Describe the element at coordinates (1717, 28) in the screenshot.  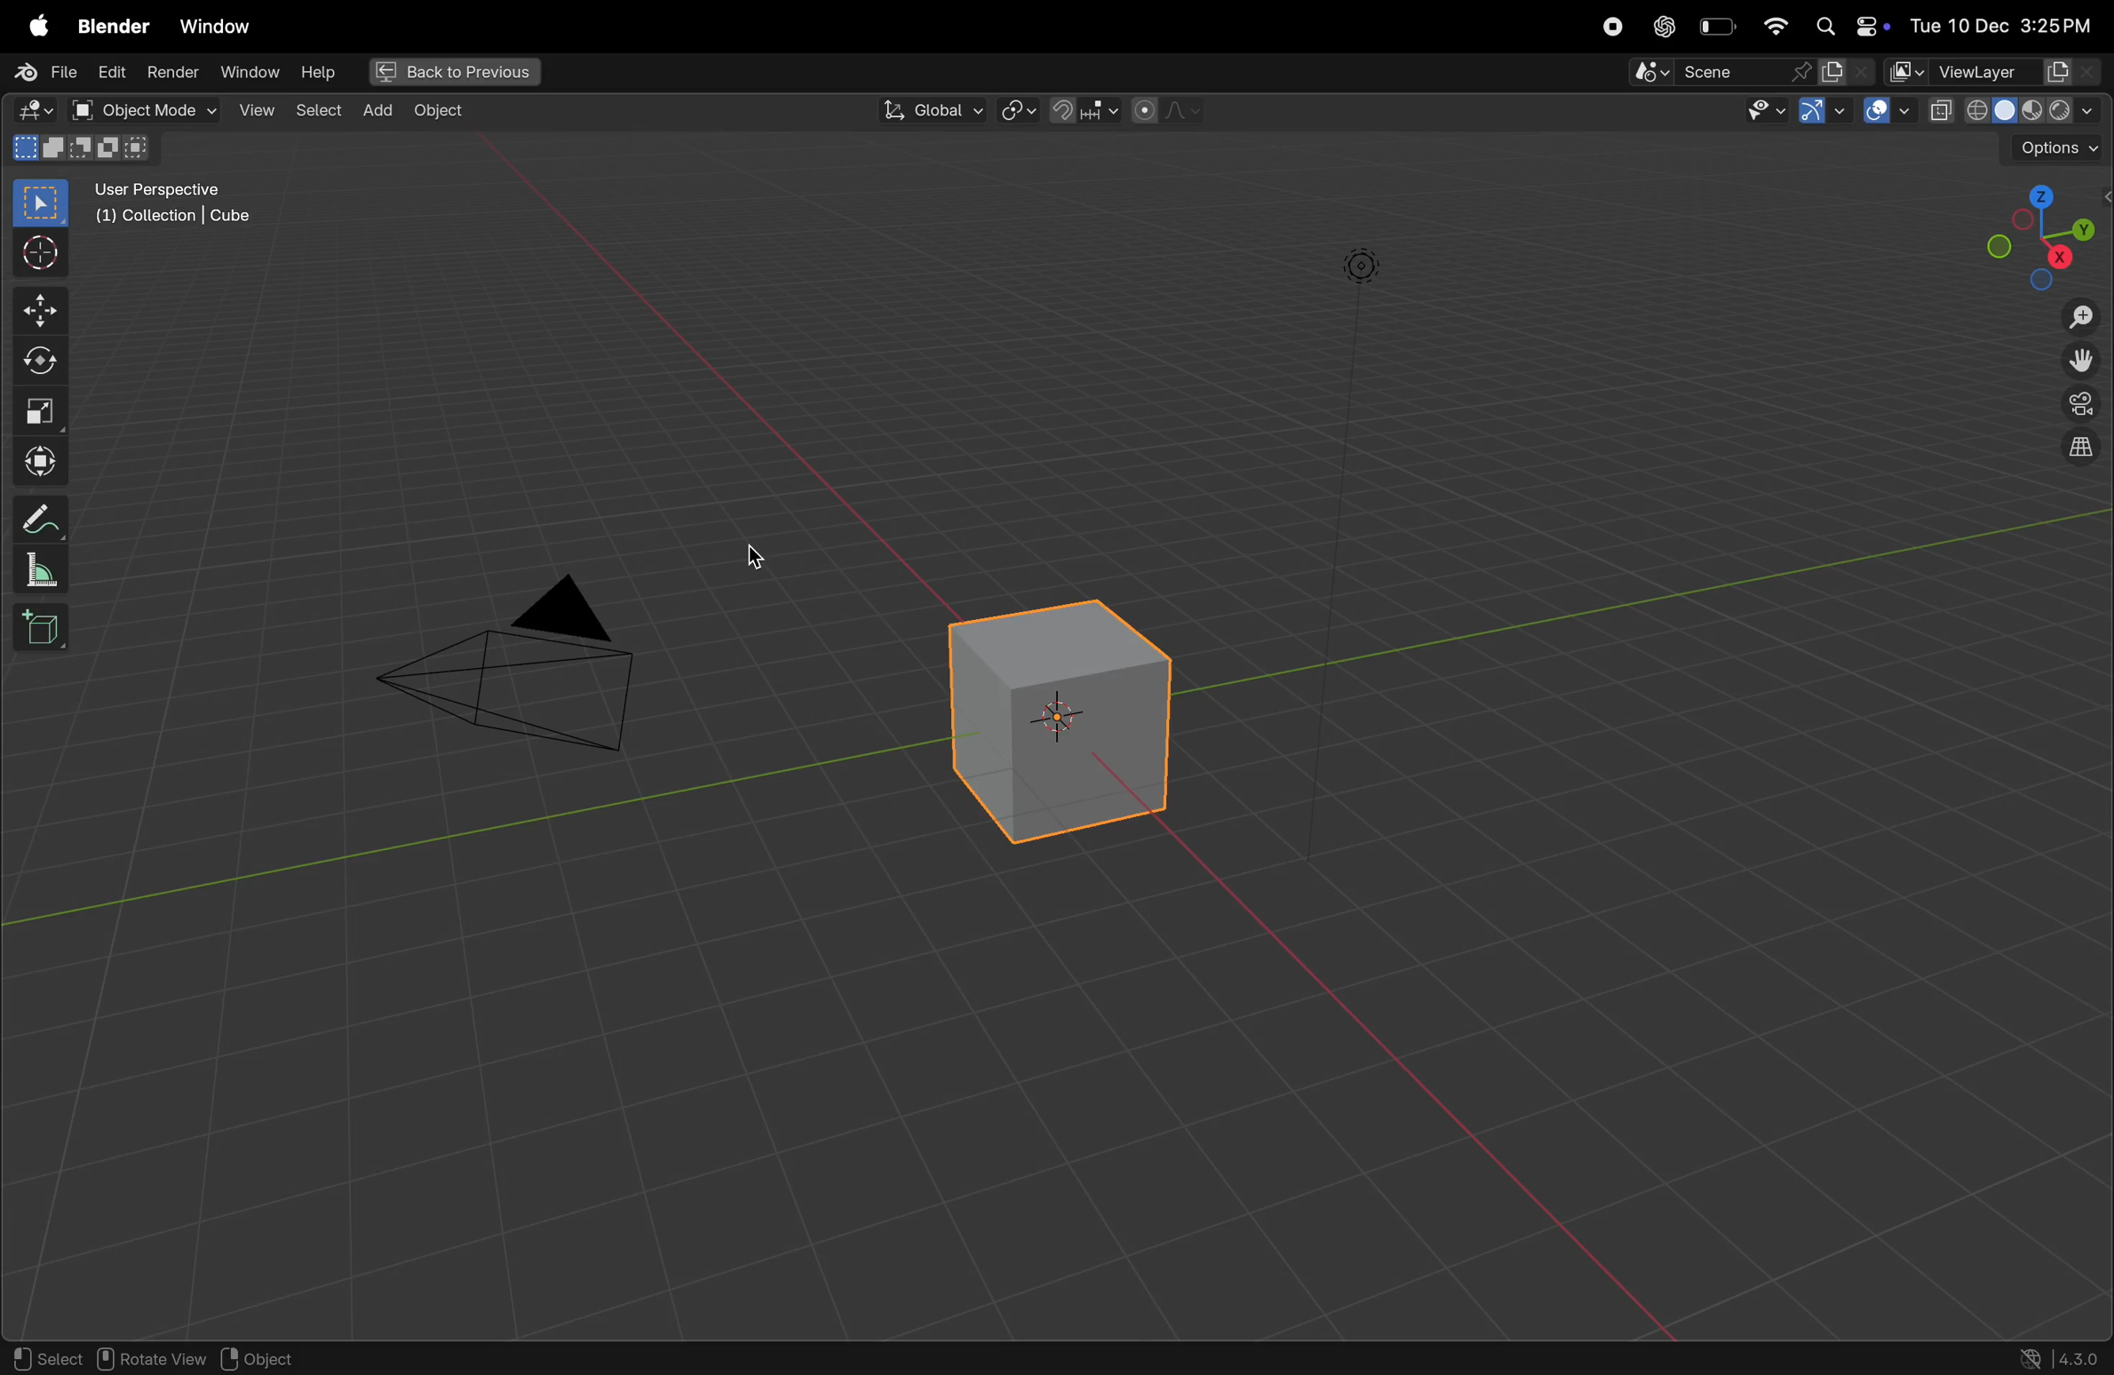
I see `battery` at that location.